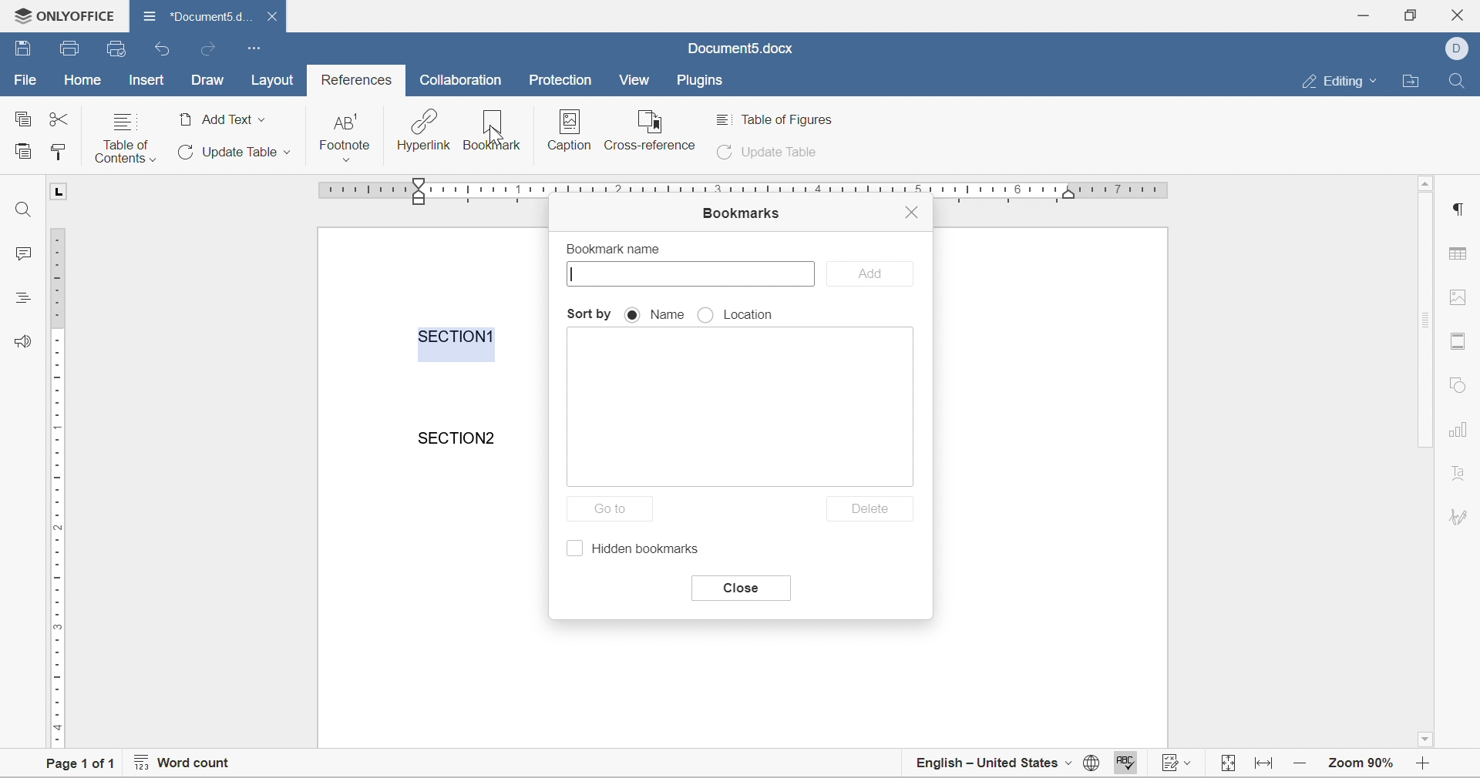  I want to click on bookmark, so click(489, 129).